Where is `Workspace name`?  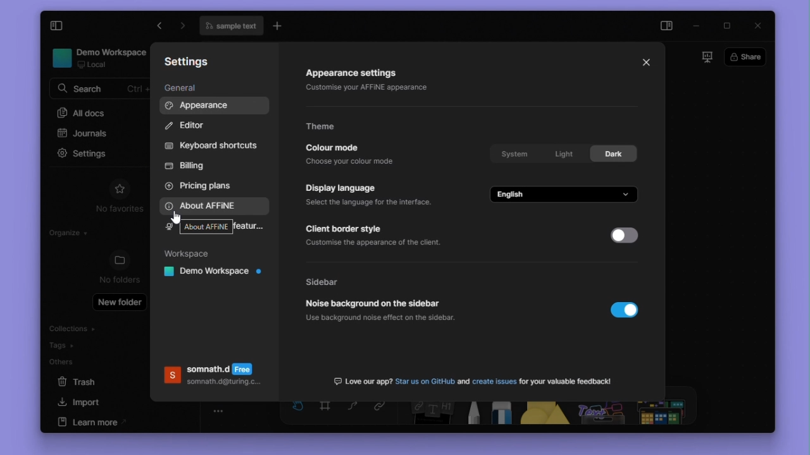 Workspace name is located at coordinates (209, 274).